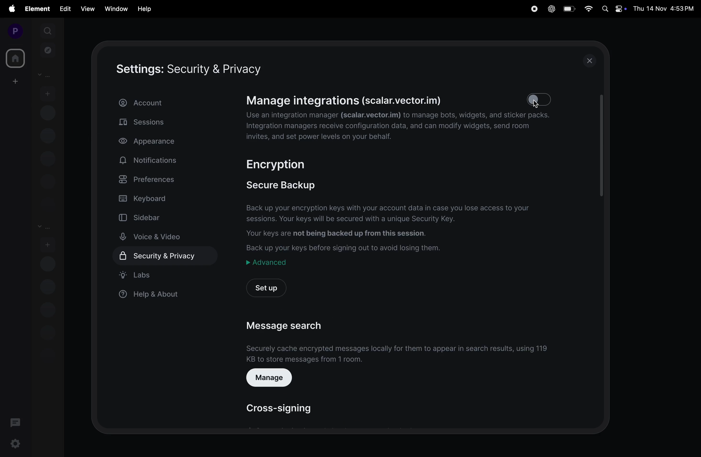 The width and height of the screenshot is (701, 457). Describe the element at coordinates (396, 226) in the screenshot. I see `Back up your encryption keys with your account data in case you lose access to your
sessions. Your keys will be secured with a unique Security Key.

Your keys are not being backed up from this session.

Back up your keys before signing out to avoid losing them.` at that location.